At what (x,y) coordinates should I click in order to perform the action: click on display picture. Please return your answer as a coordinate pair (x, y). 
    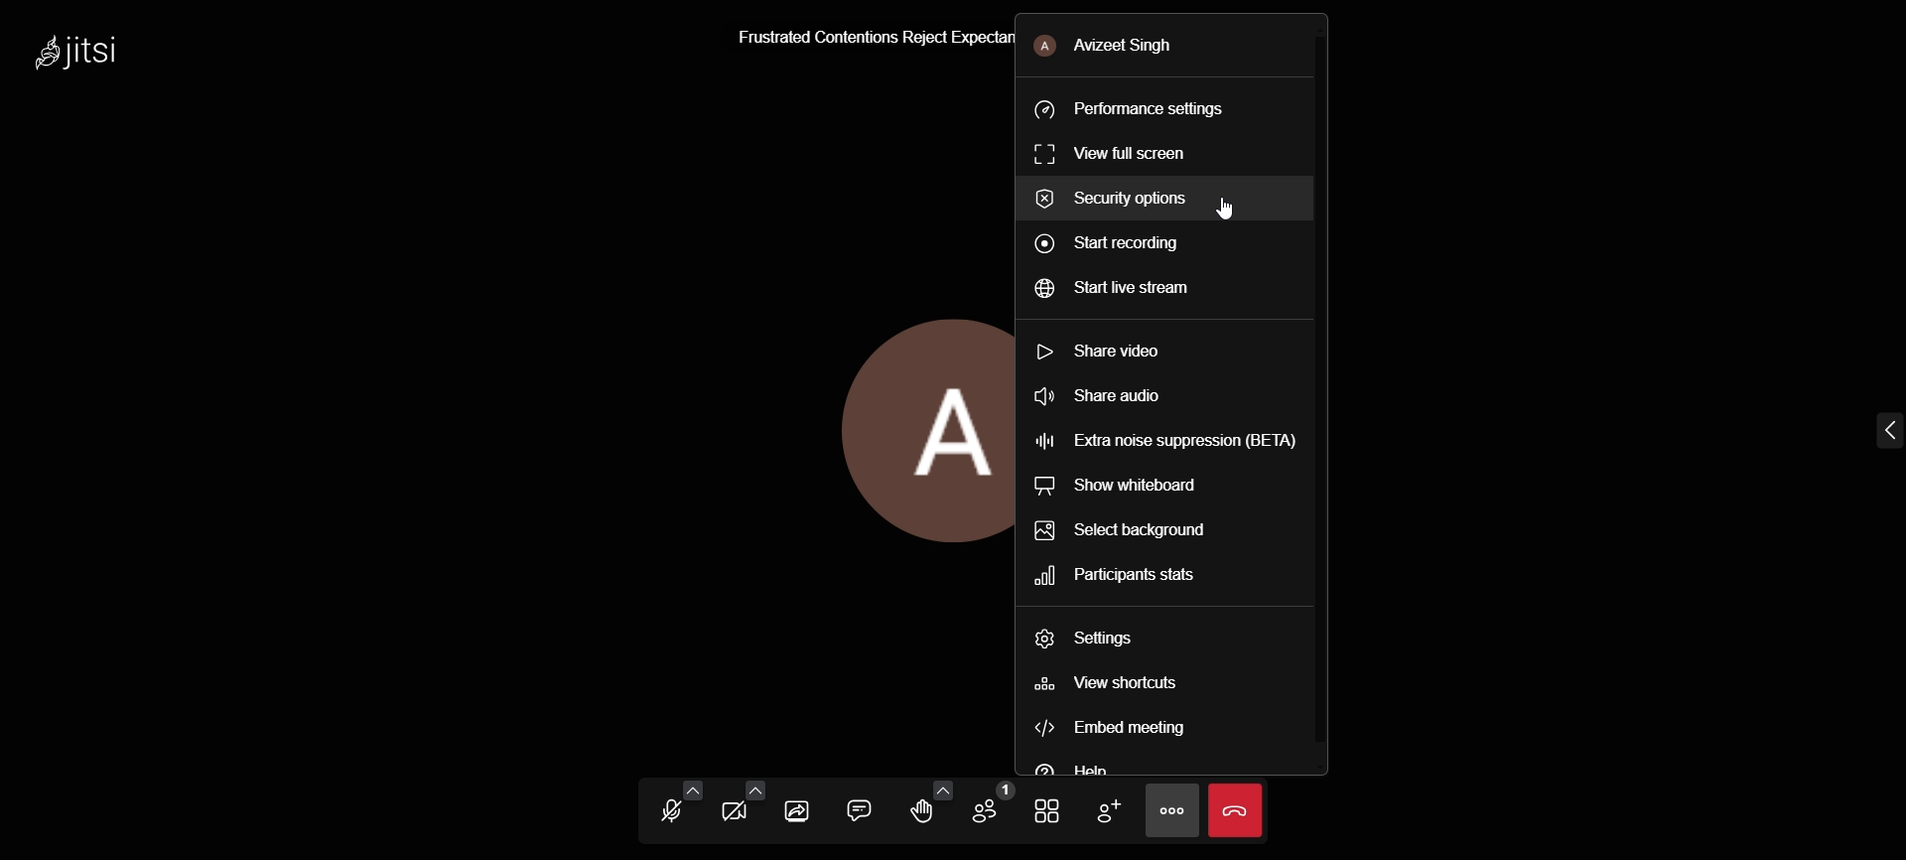
    Looking at the image, I should click on (904, 429).